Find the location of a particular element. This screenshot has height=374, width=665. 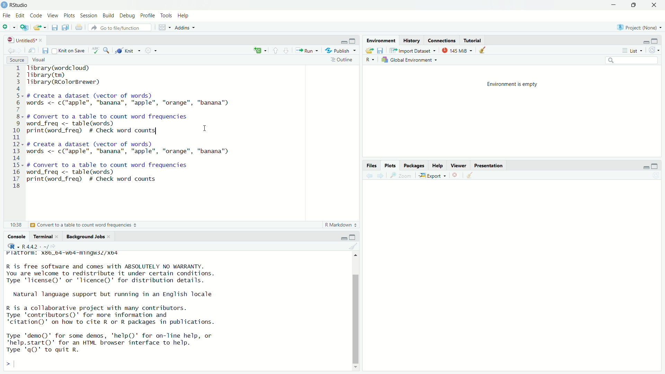

Maximize is located at coordinates (635, 6).